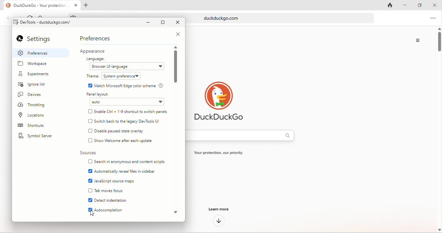 The image size is (442, 233). What do you see at coordinates (89, 86) in the screenshot?
I see `enable Checkbox` at bounding box center [89, 86].